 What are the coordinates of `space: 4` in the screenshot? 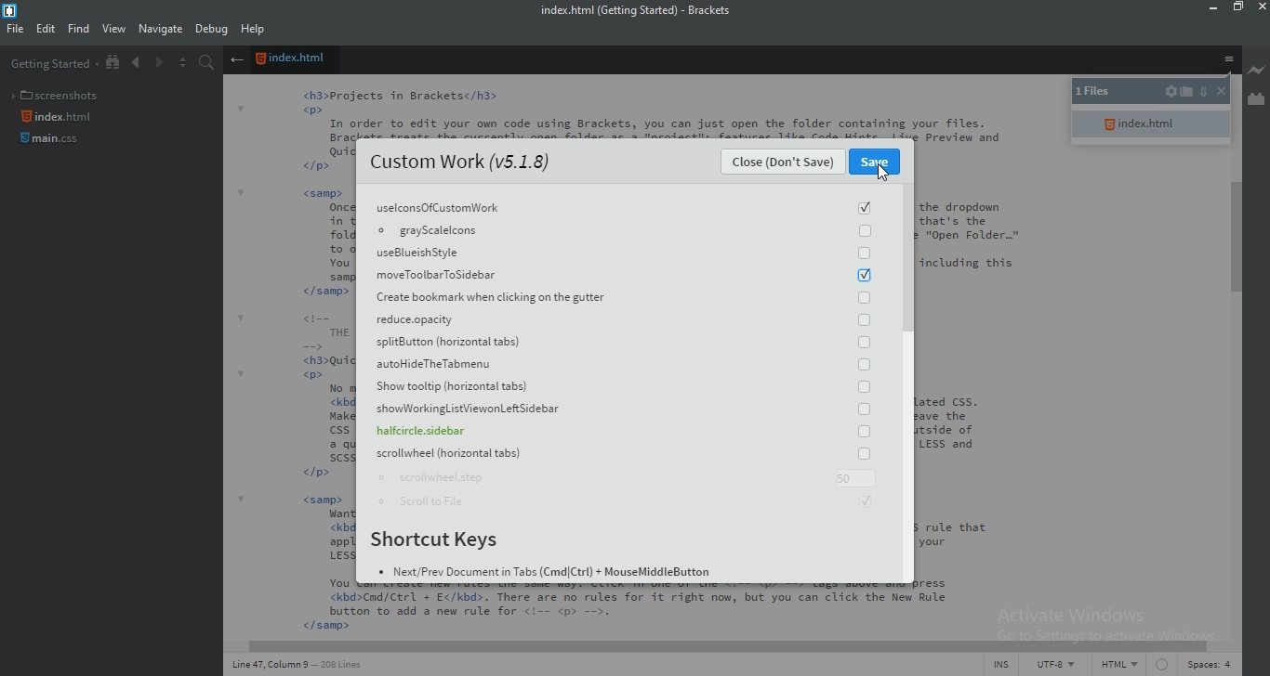 It's located at (1207, 667).